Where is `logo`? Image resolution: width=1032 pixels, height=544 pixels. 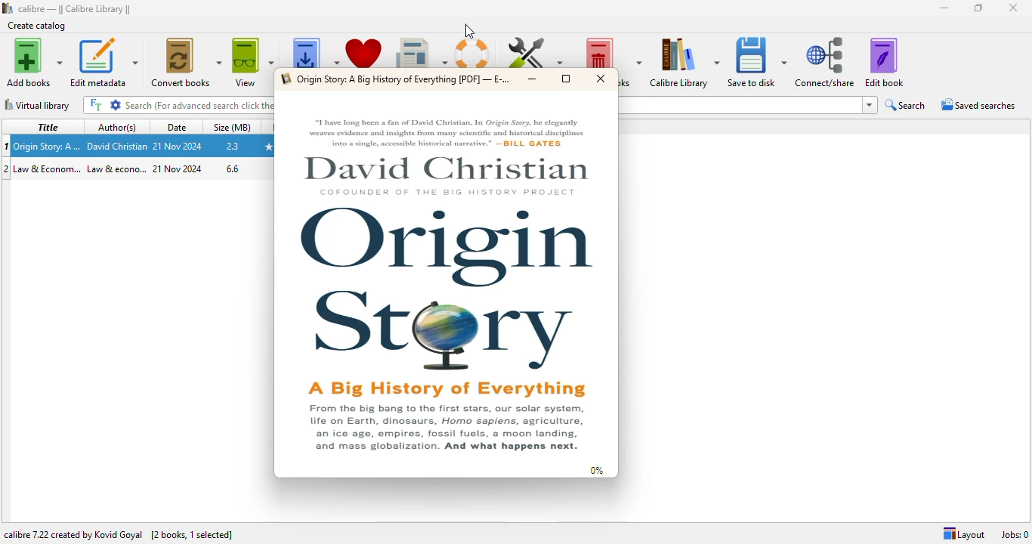
logo is located at coordinates (8, 8).